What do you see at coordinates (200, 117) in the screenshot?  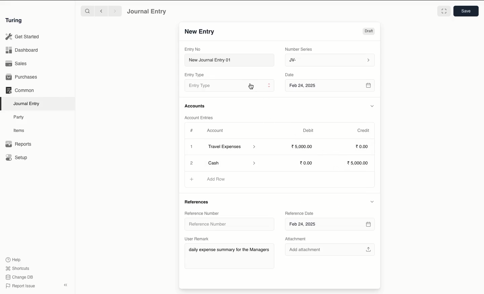 I see `Account Entries` at bounding box center [200, 117].